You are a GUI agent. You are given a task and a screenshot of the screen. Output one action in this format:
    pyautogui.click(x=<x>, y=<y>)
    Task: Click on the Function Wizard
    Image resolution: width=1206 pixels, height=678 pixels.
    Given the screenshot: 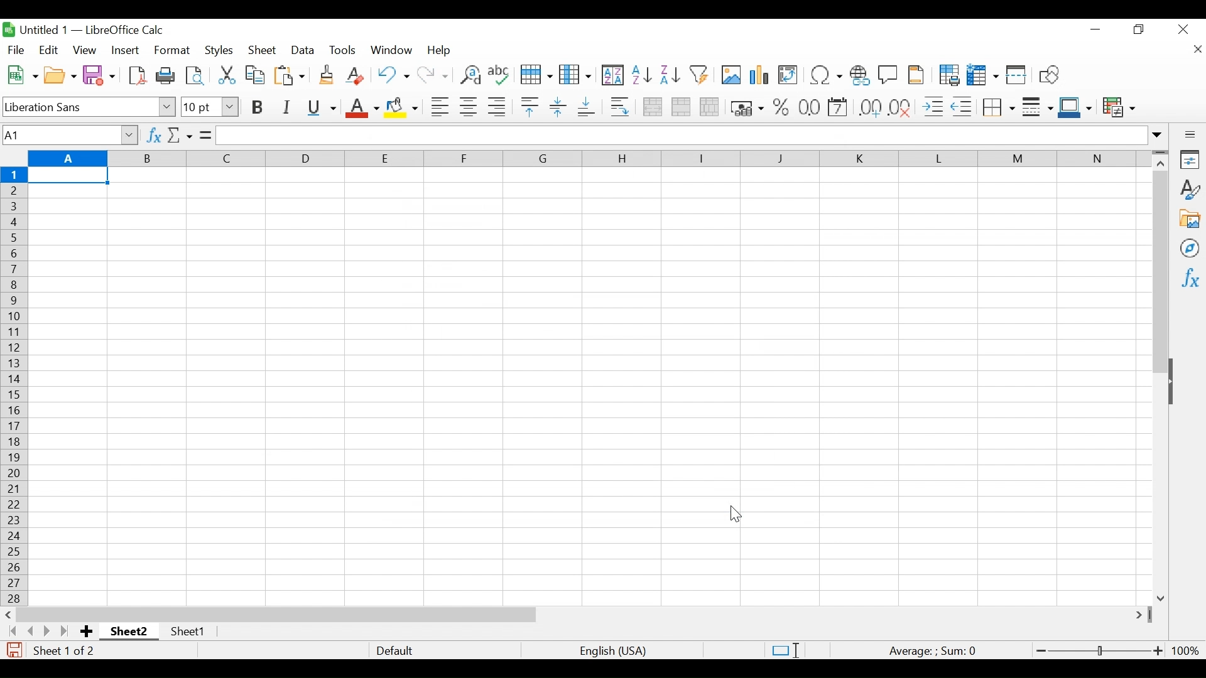 What is the action you would take?
    pyautogui.click(x=153, y=135)
    